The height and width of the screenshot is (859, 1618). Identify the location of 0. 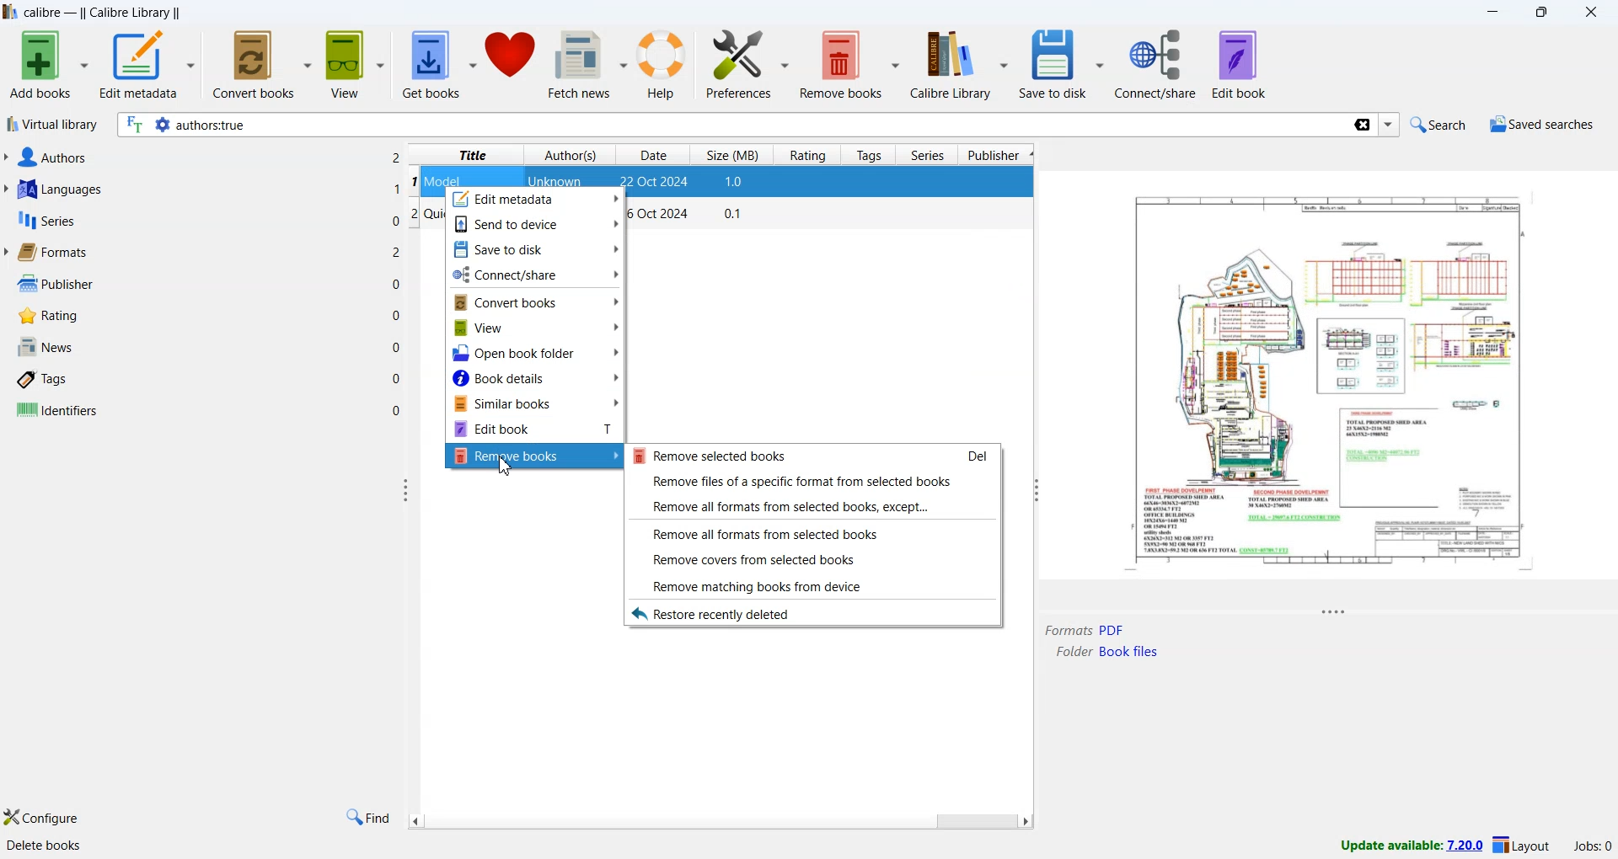
(394, 218).